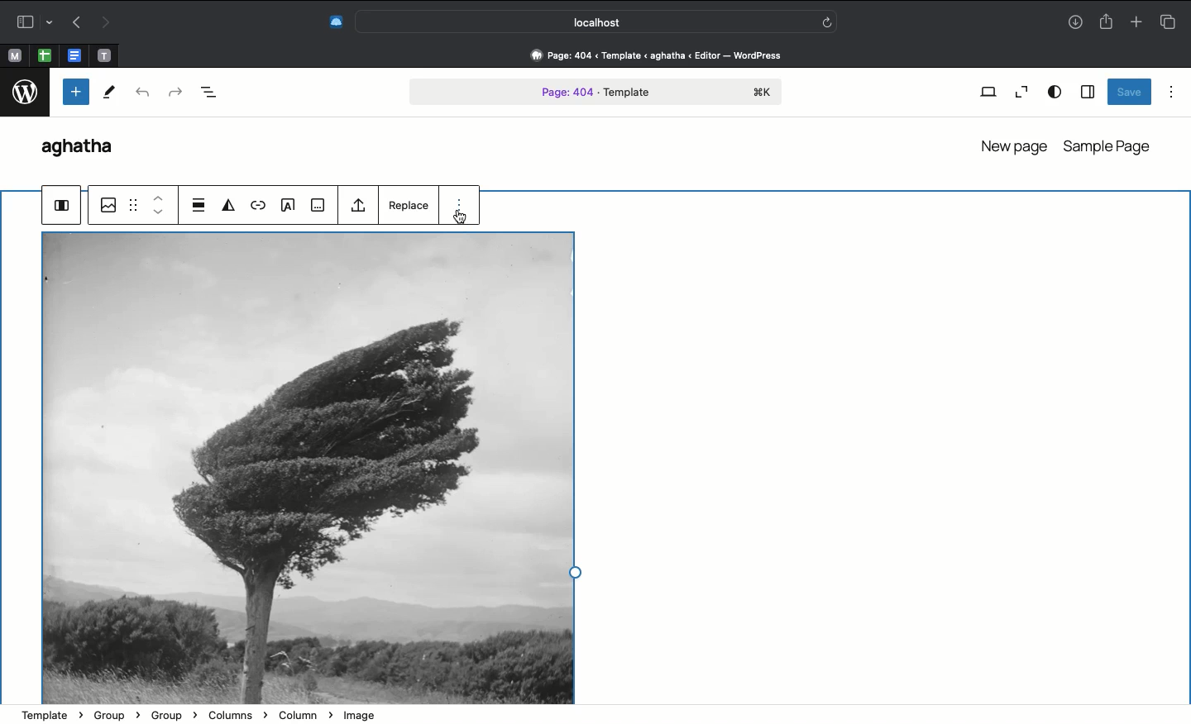  What do you see at coordinates (1130, 92) in the screenshot?
I see `Save` at bounding box center [1130, 92].